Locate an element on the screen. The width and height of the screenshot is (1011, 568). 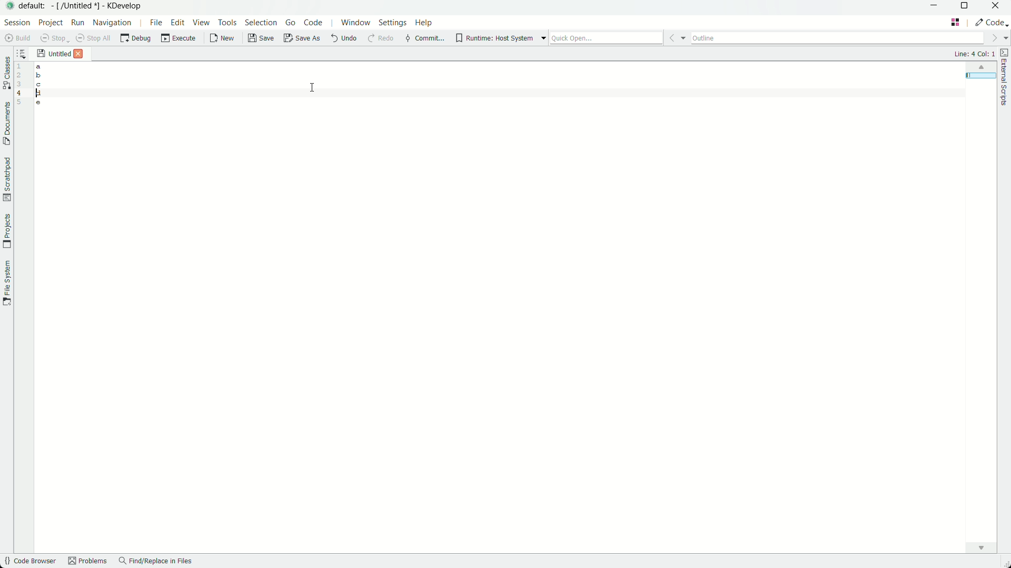
outline is located at coordinates (848, 38).